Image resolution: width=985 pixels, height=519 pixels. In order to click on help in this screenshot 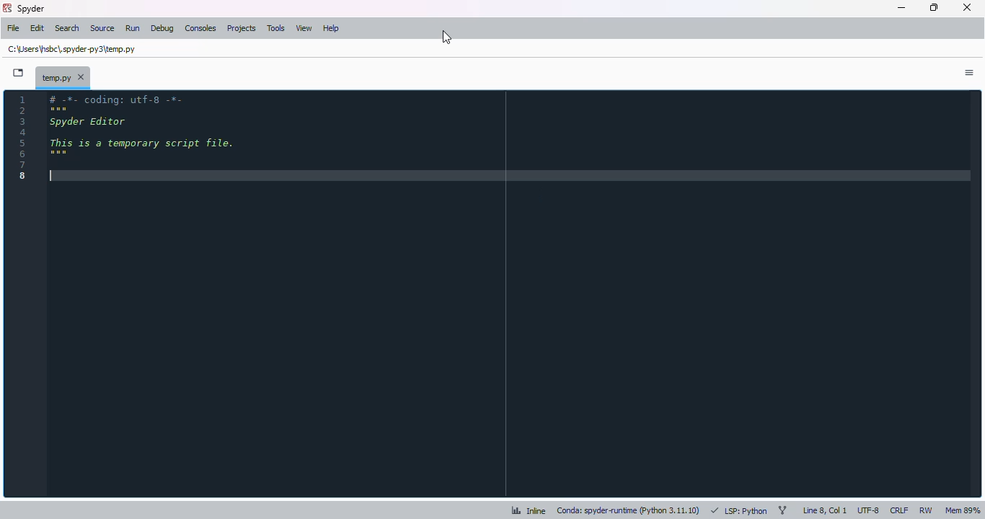, I will do `click(330, 29)`.